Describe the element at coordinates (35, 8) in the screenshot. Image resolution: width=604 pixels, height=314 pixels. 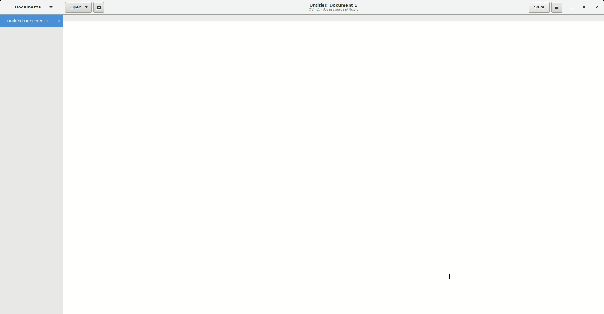
I see `Documents` at that location.